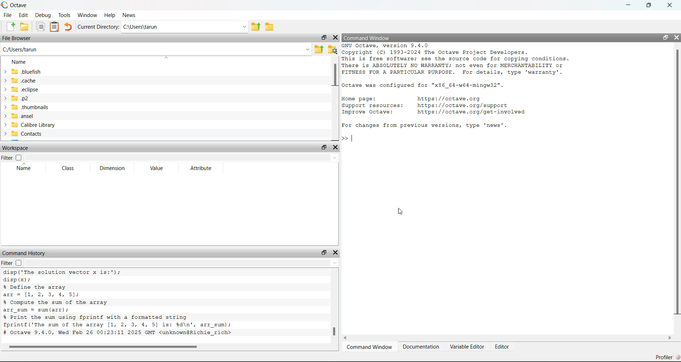 The image size is (681, 362). Describe the element at coordinates (335, 148) in the screenshot. I see `Close` at that location.